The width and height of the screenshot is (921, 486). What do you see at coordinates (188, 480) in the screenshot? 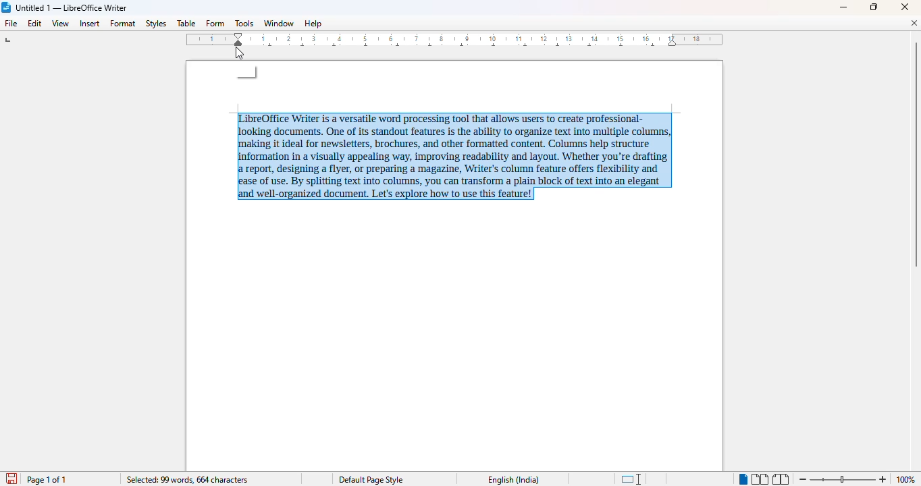
I see `selected: 99 words 664 characters` at bounding box center [188, 480].